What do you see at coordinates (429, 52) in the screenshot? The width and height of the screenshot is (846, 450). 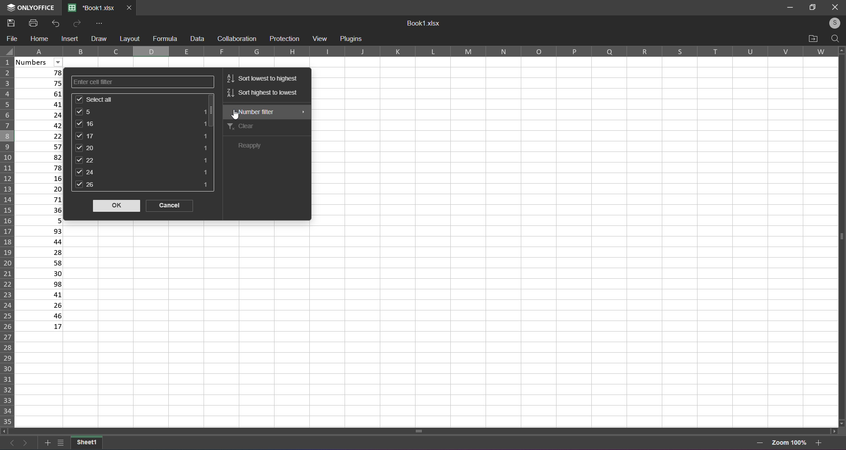 I see `Column Labels` at bounding box center [429, 52].